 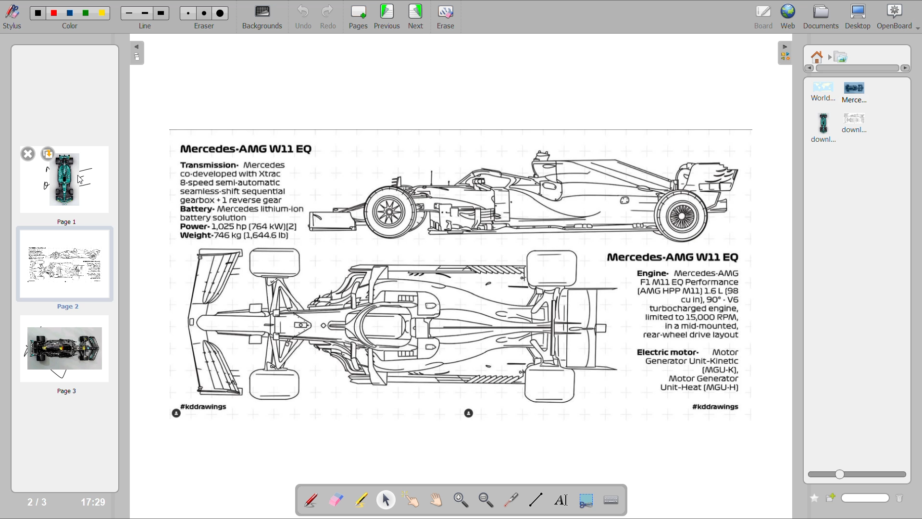 I want to click on Close, so click(x=24, y=152).